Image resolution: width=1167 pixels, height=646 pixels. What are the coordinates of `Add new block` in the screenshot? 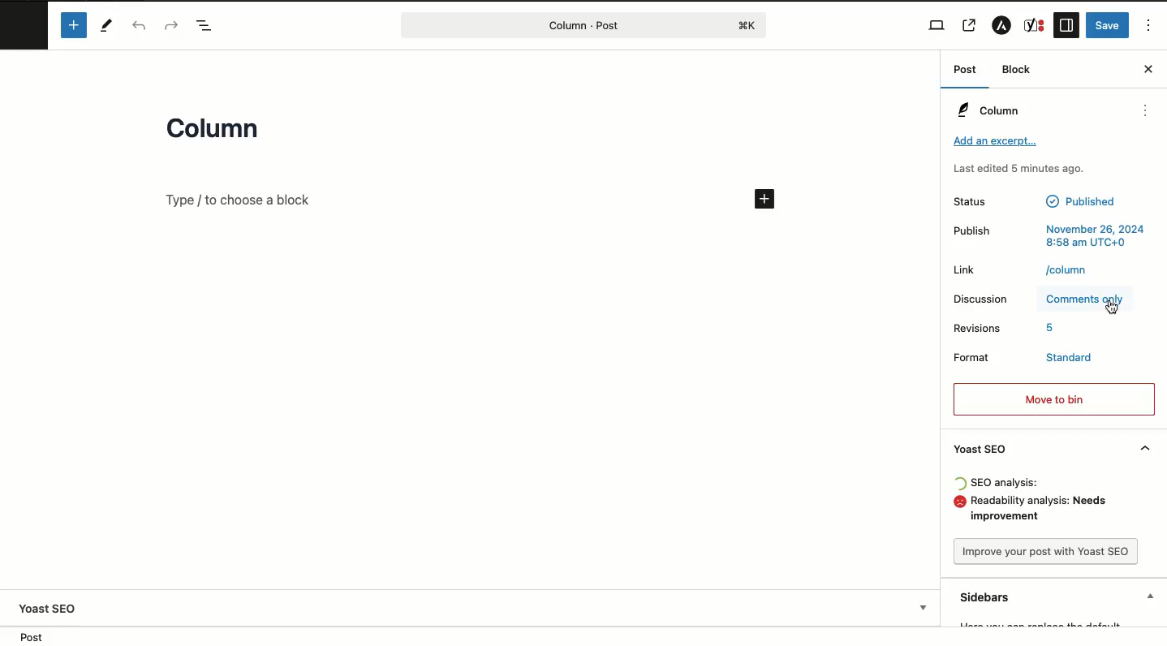 It's located at (239, 200).